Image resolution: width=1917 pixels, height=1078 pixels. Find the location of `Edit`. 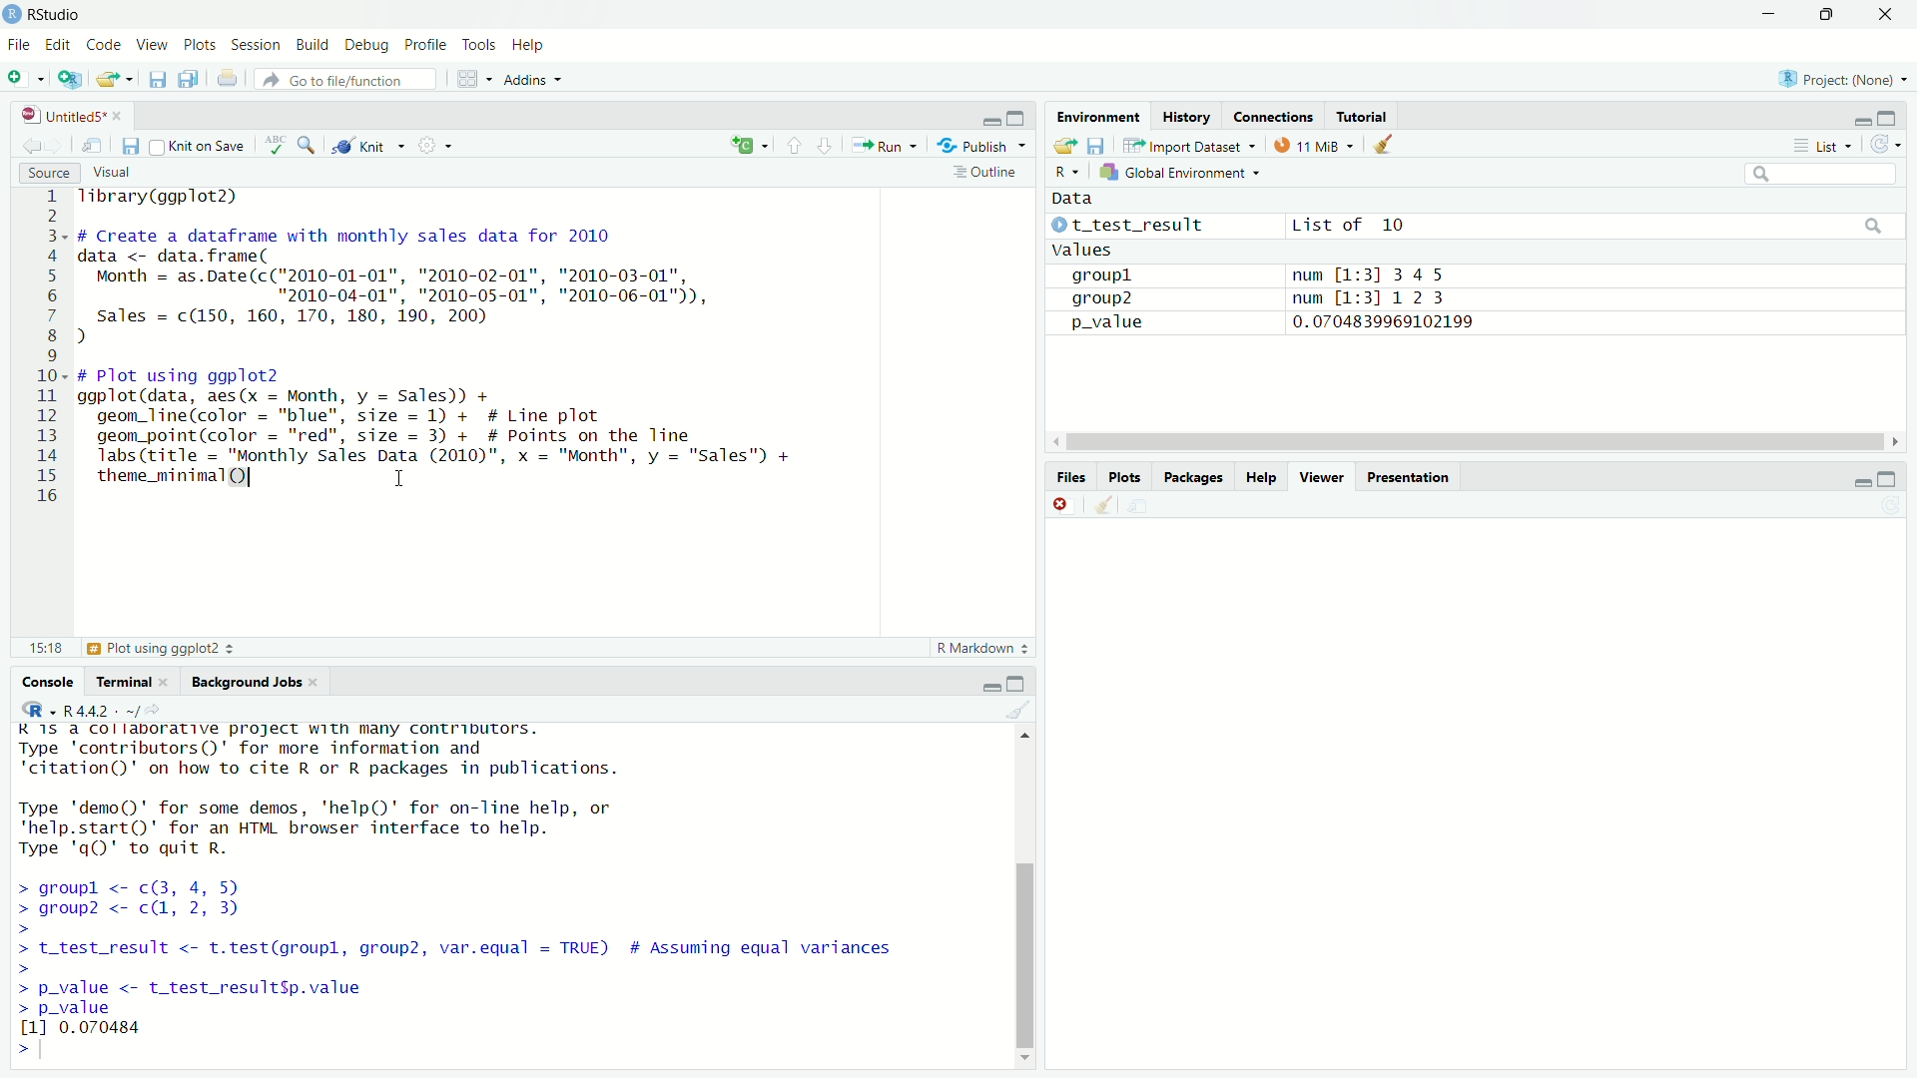

Edit is located at coordinates (56, 42).